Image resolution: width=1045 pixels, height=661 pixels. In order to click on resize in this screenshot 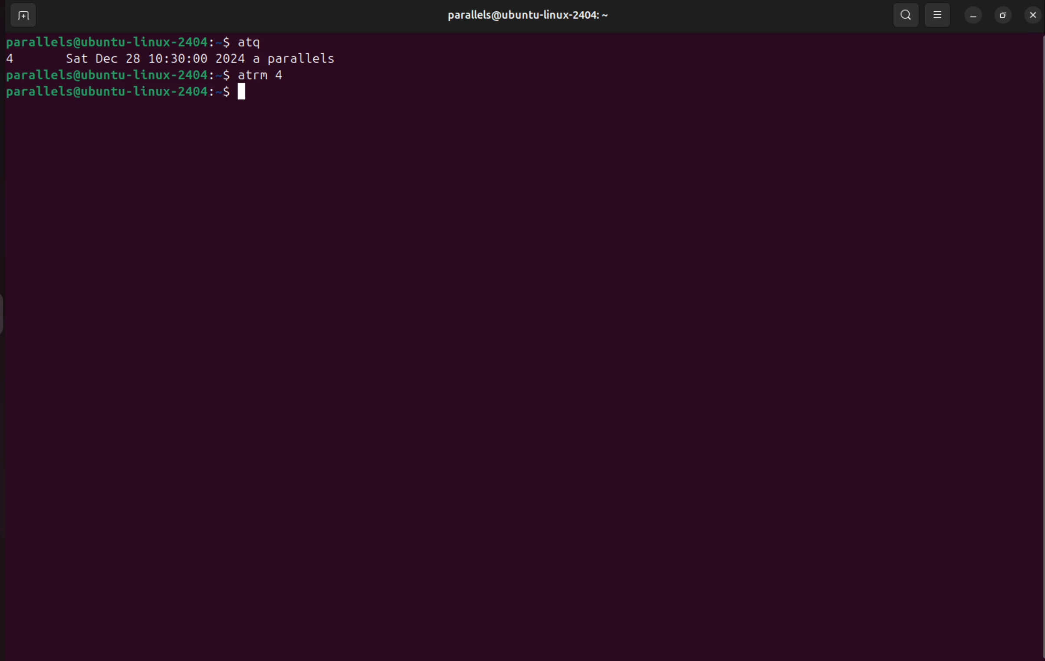, I will do `click(1002, 15)`.